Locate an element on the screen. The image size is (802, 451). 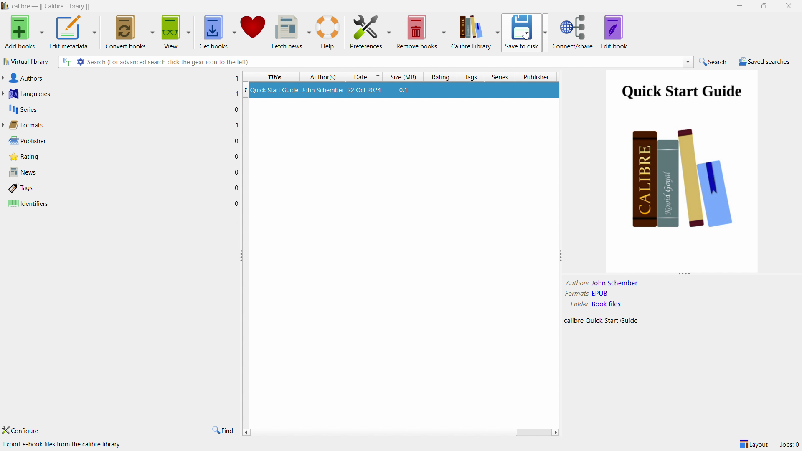
John Schember is located at coordinates (617, 283).